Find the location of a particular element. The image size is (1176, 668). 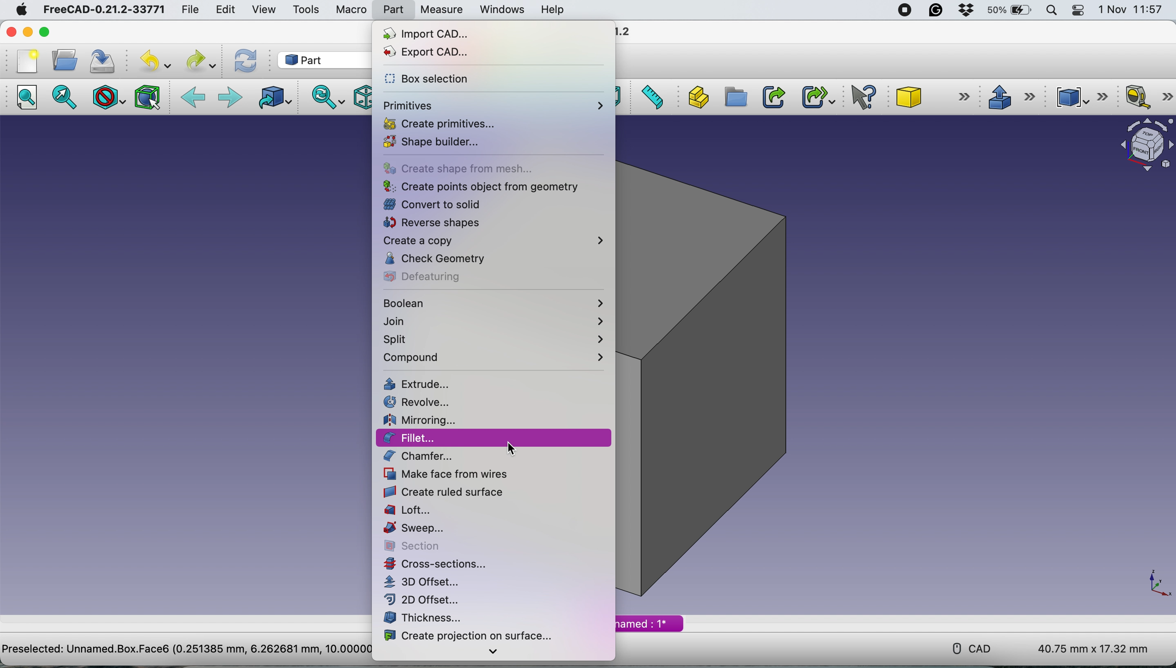

thickness is located at coordinates (424, 618).